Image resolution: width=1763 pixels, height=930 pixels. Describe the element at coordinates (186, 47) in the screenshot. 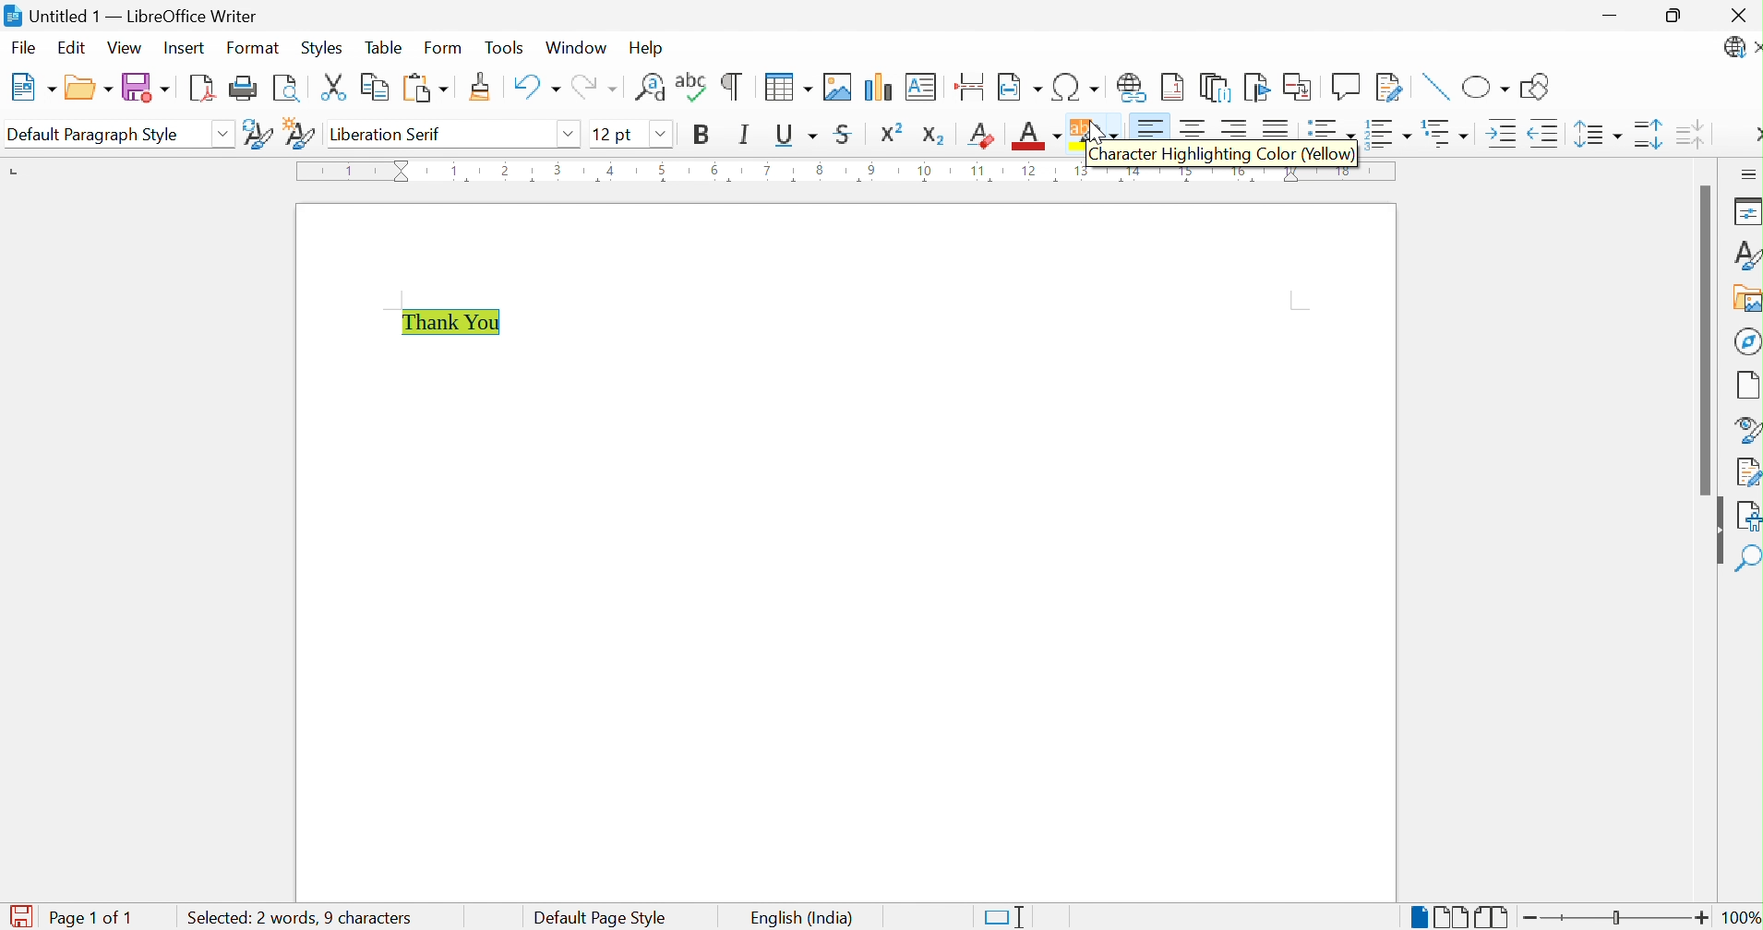

I see `Insert` at that location.